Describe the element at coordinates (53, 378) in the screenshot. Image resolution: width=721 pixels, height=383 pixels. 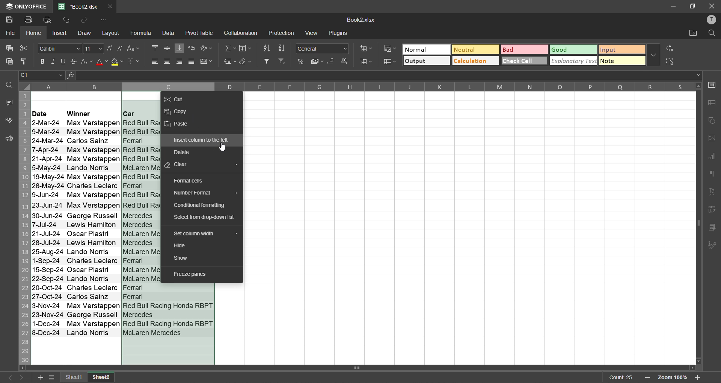
I see `sheet list` at that location.